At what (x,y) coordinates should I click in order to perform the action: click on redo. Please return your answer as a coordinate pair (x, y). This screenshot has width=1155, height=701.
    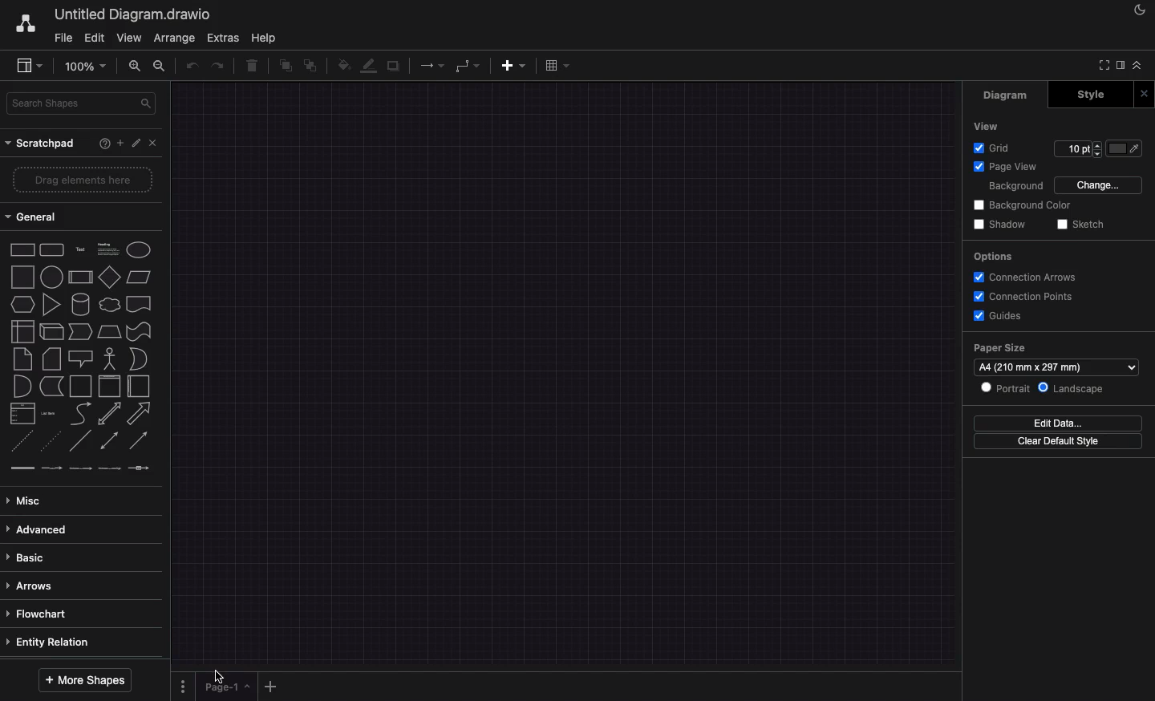
    Looking at the image, I should click on (217, 67).